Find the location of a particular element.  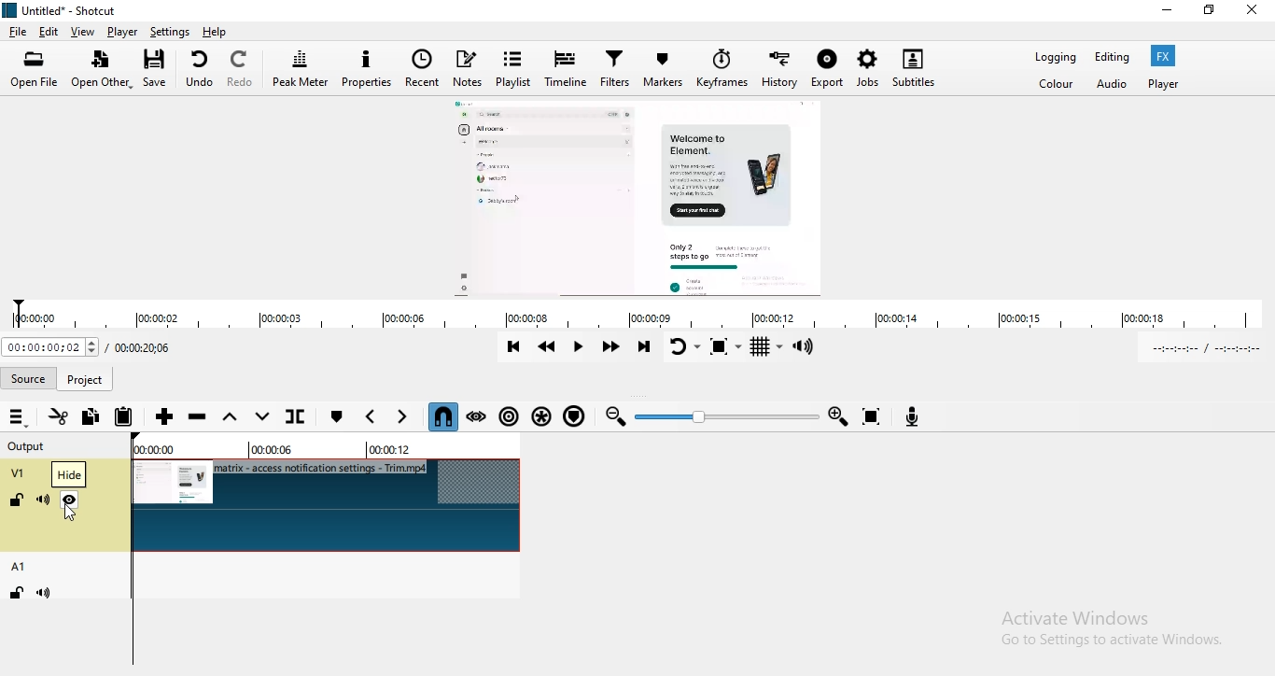

Time markers is located at coordinates (317, 449).